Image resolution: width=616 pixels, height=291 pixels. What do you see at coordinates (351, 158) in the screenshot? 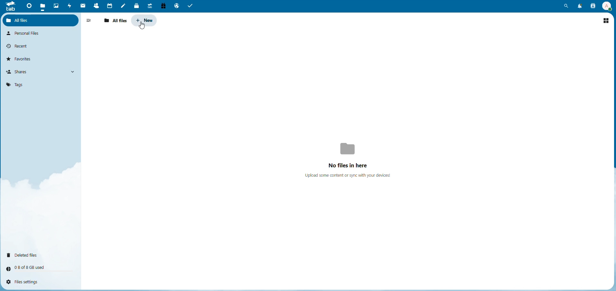
I see `Text` at bounding box center [351, 158].